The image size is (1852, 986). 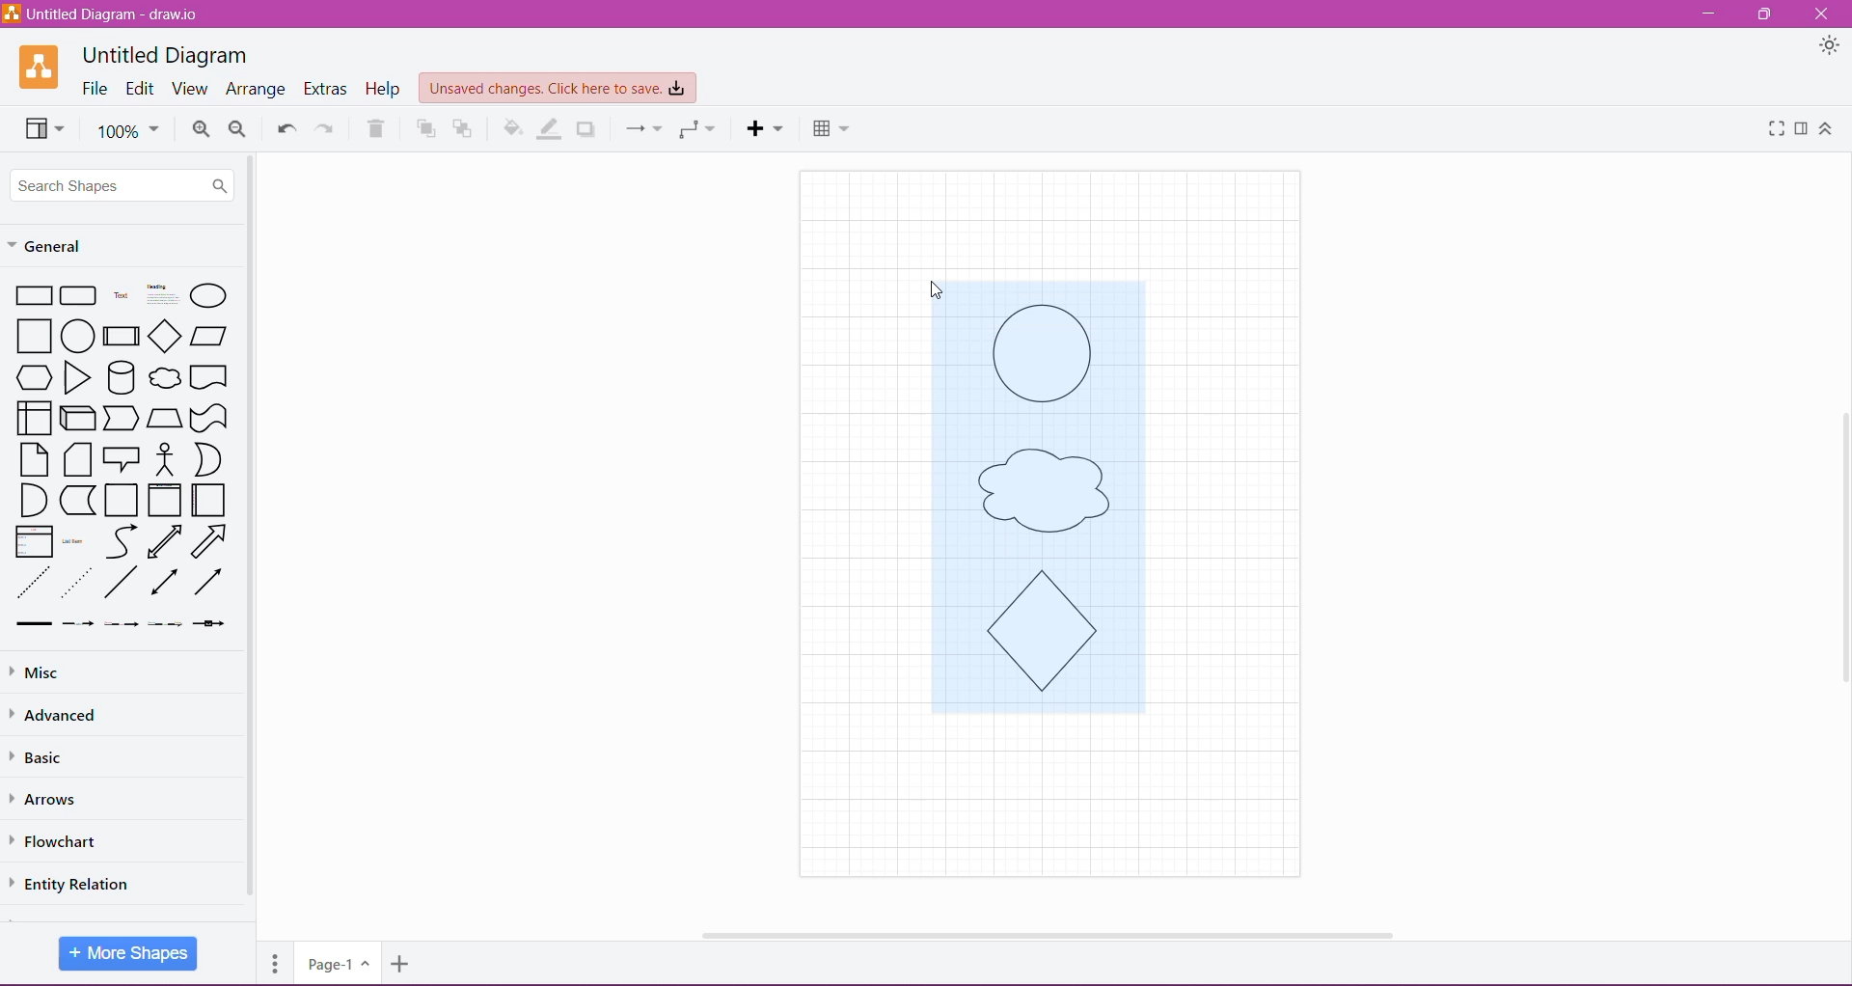 I want to click on Undo, so click(x=285, y=126).